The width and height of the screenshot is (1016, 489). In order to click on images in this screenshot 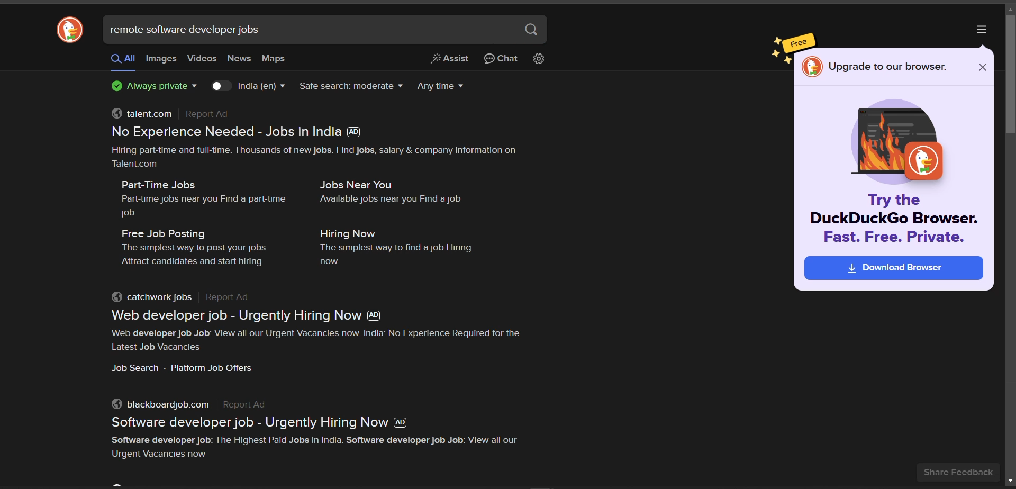, I will do `click(162, 60)`.